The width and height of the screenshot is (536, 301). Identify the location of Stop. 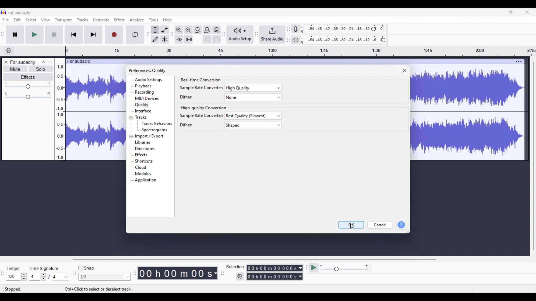
(54, 35).